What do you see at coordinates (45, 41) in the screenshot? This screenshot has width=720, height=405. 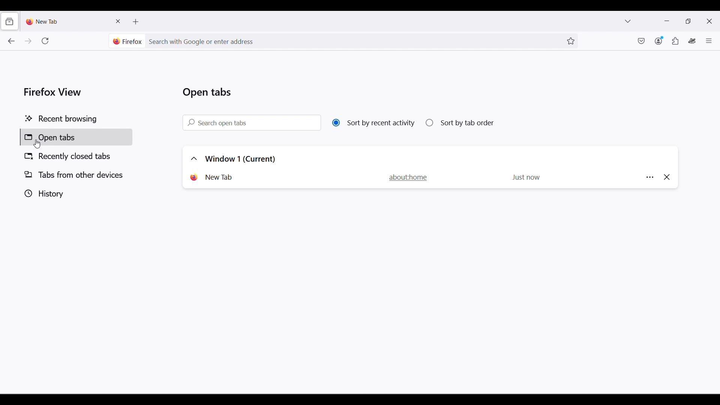 I see `Reload current page` at bounding box center [45, 41].